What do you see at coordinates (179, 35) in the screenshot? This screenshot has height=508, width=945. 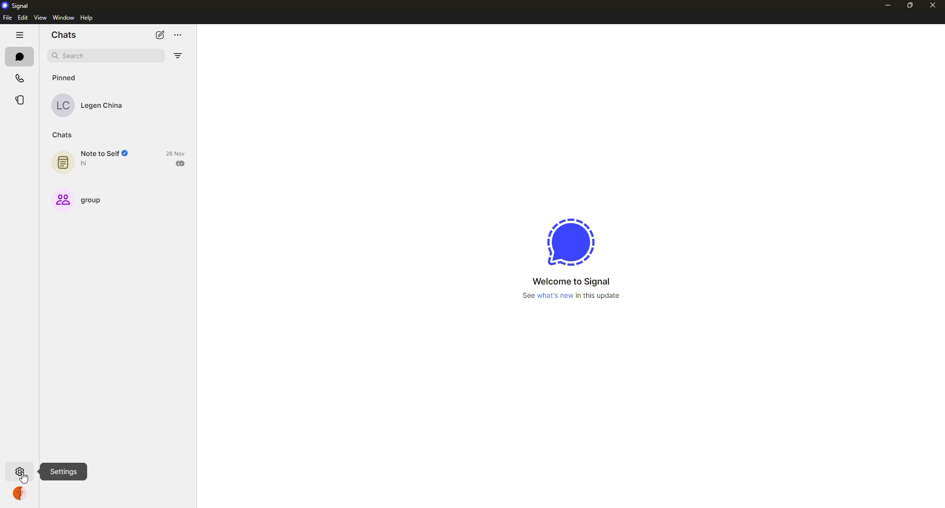 I see `more` at bounding box center [179, 35].